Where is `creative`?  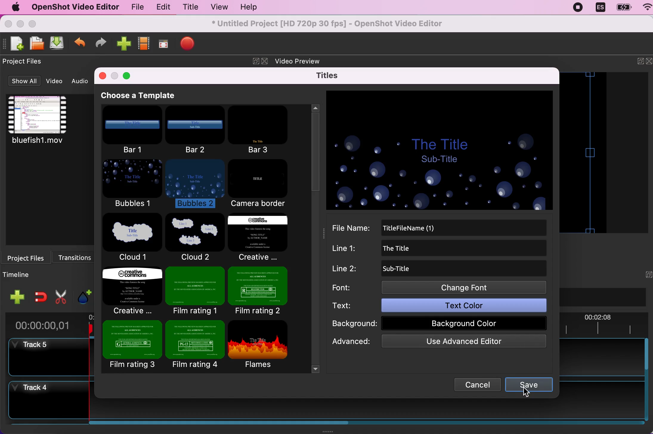
creative is located at coordinates (257, 238).